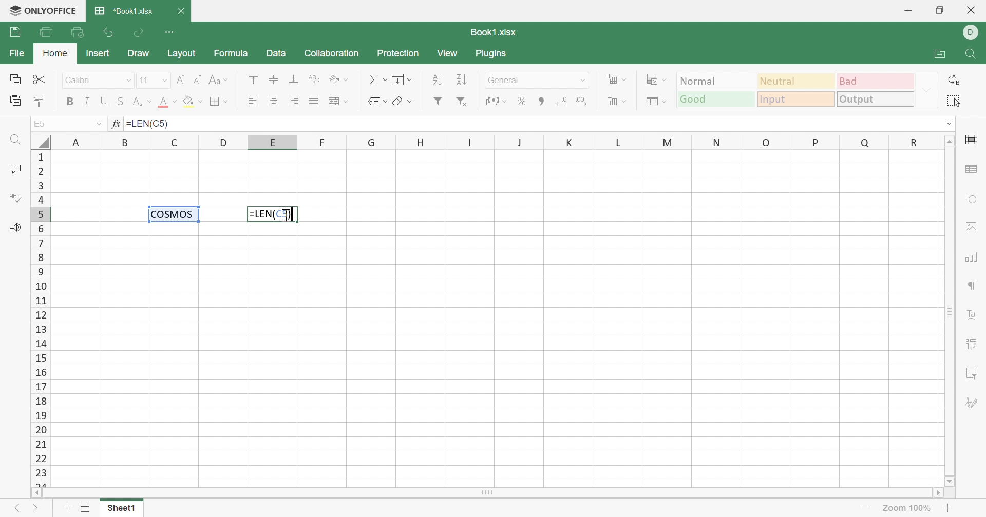  I want to click on Copy style, so click(40, 103).